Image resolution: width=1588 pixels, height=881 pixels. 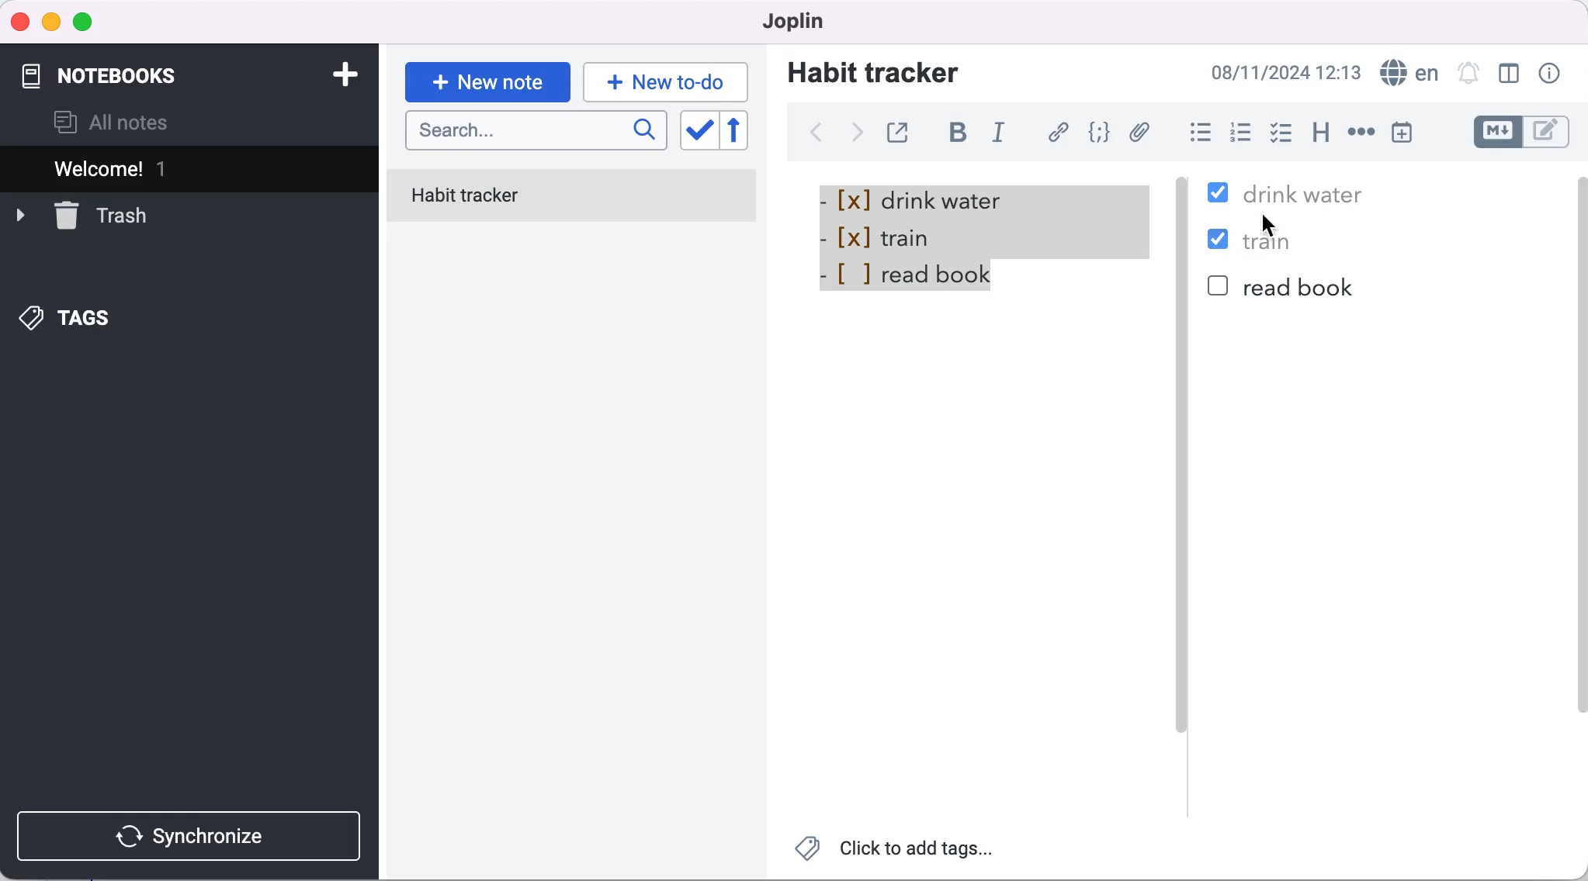 What do you see at coordinates (1183, 488) in the screenshot?
I see `vertical slider` at bounding box center [1183, 488].